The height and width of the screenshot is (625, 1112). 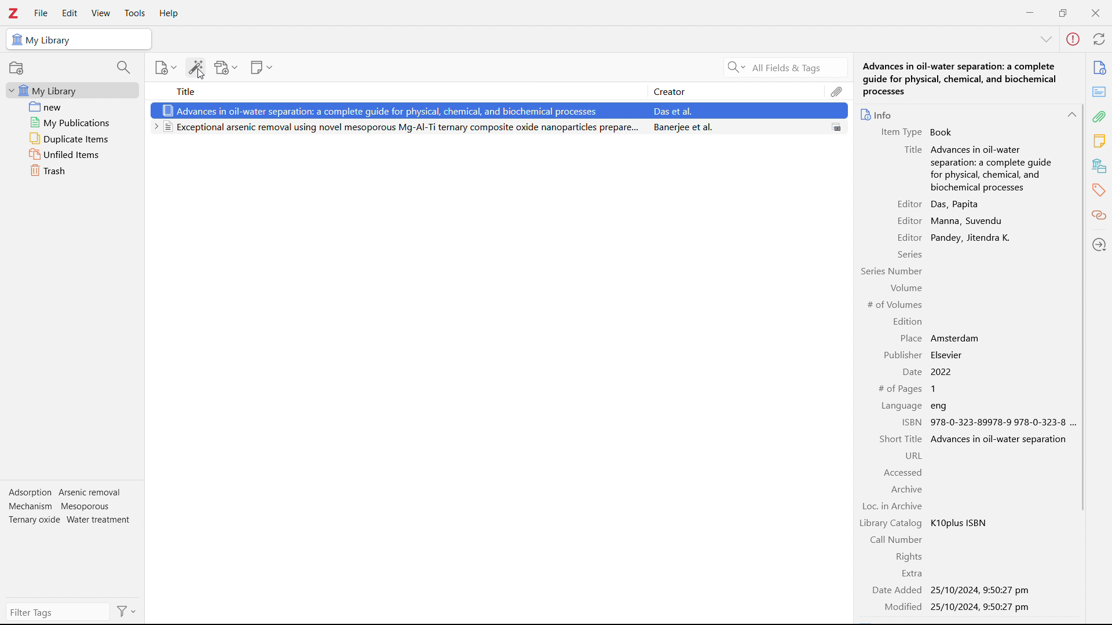 I want to click on add notes, so click(x=262, y=68).